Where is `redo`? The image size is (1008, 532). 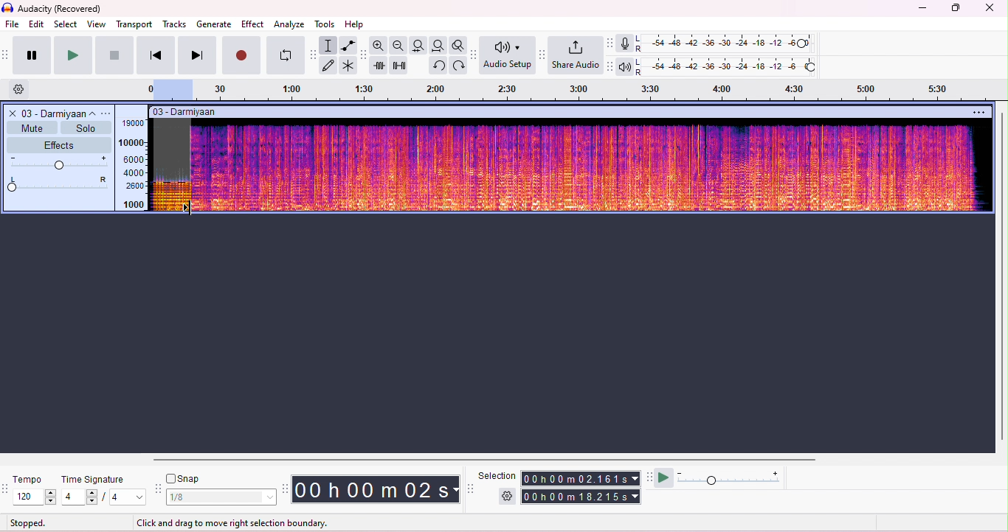 redo is located at coordinates (460, 66).